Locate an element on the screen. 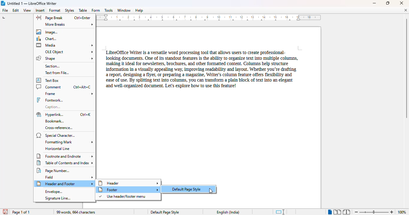 The height and width of the screenshot is (215, 409). shape is located at coordinates (64, 58).